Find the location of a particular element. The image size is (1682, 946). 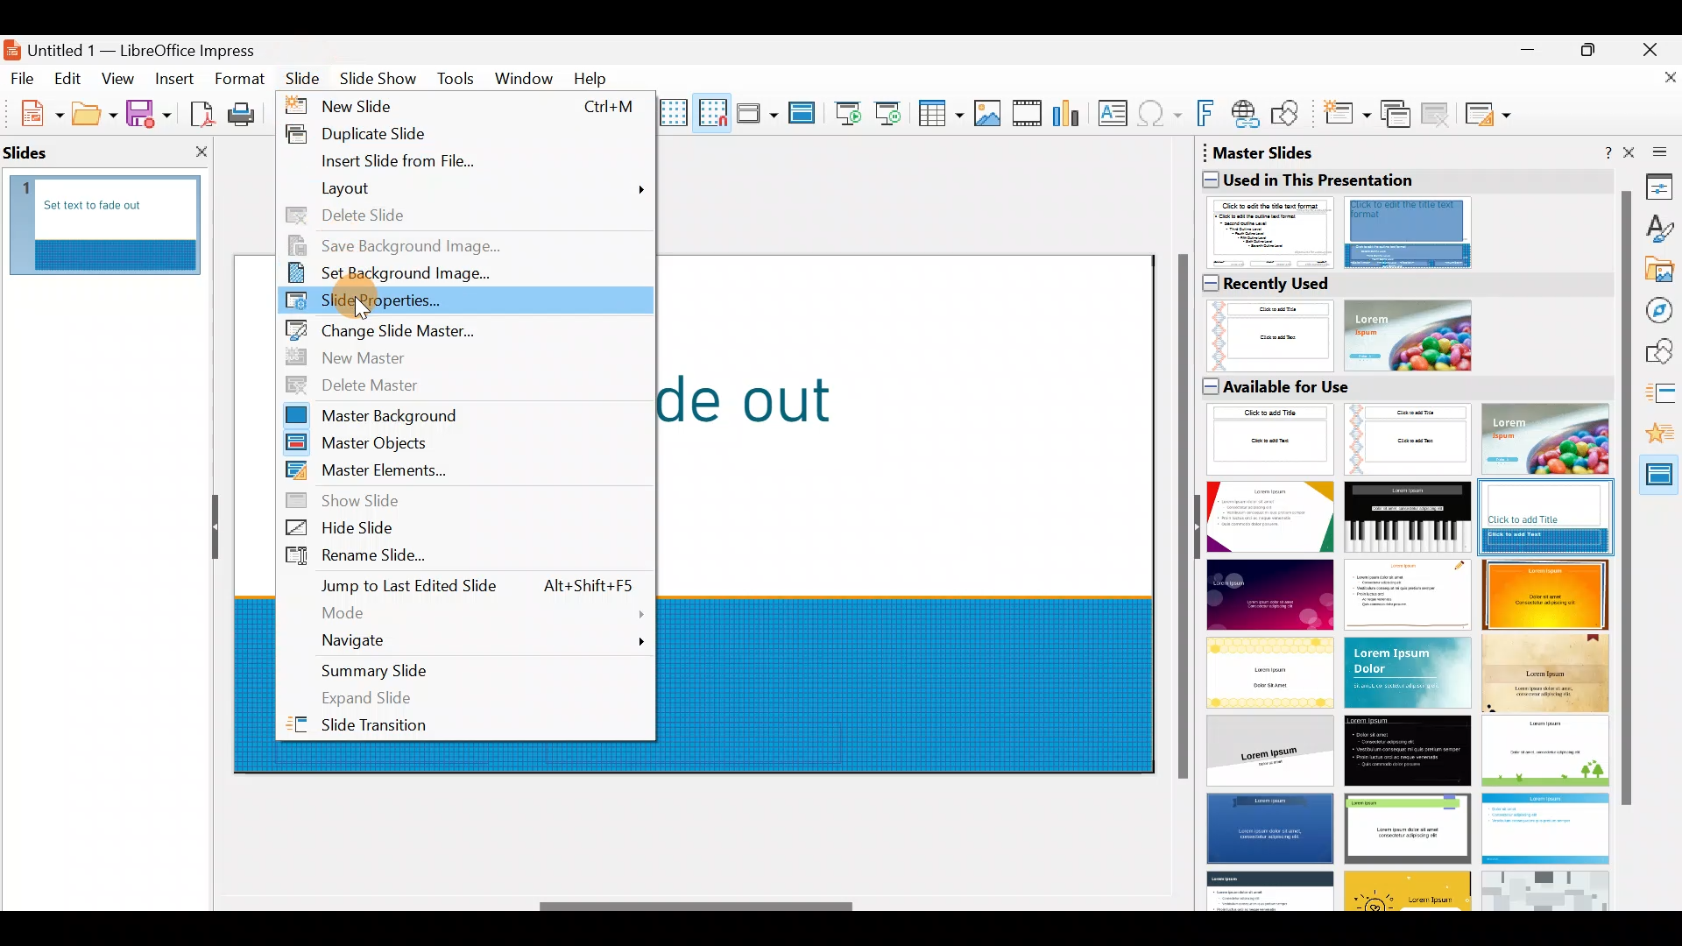

Cursor is located at coordinates (363, 309).